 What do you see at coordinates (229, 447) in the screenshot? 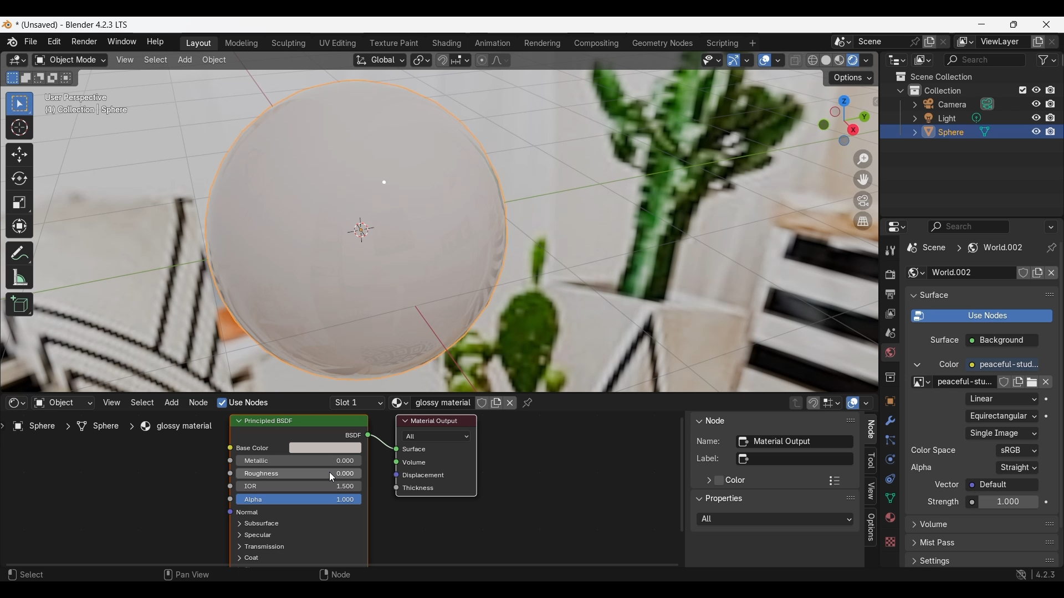
I see `icon` at bounding box center [229, 447].